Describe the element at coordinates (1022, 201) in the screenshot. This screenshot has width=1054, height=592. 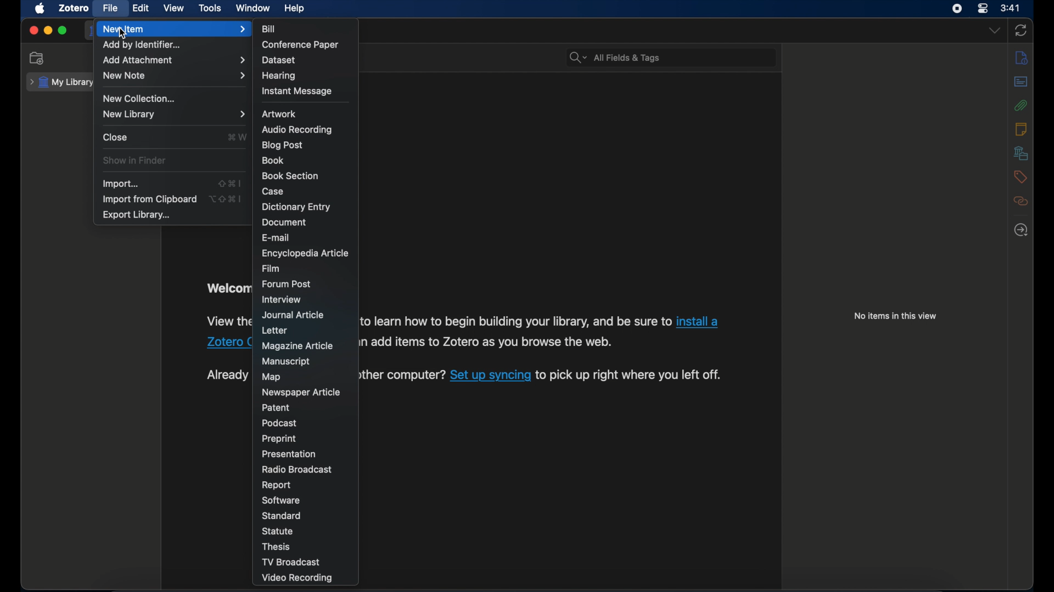
I see `related` at that location.